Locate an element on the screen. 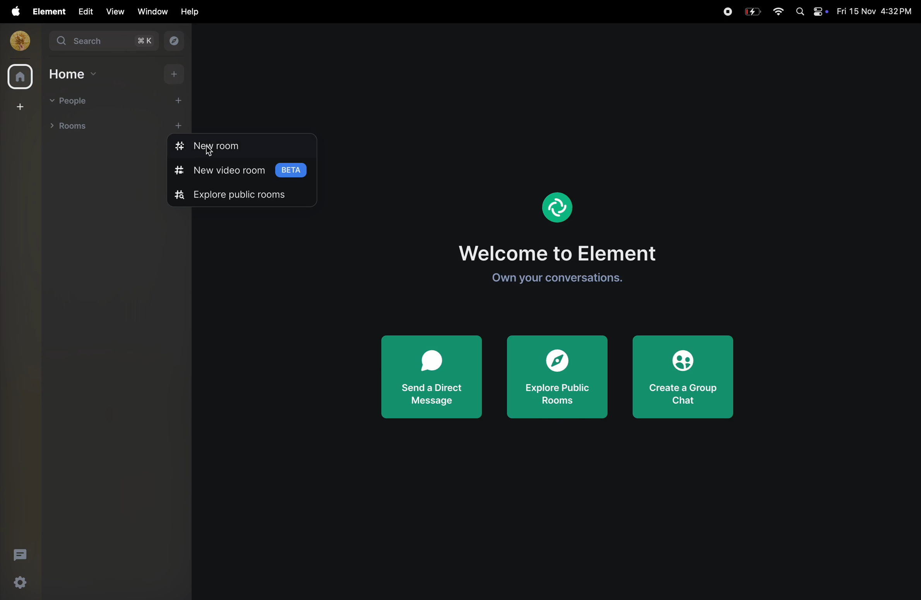 Image resolution: width=921 pixels, height=600 pixels. send direct messages is located at coordinates (432, 375).